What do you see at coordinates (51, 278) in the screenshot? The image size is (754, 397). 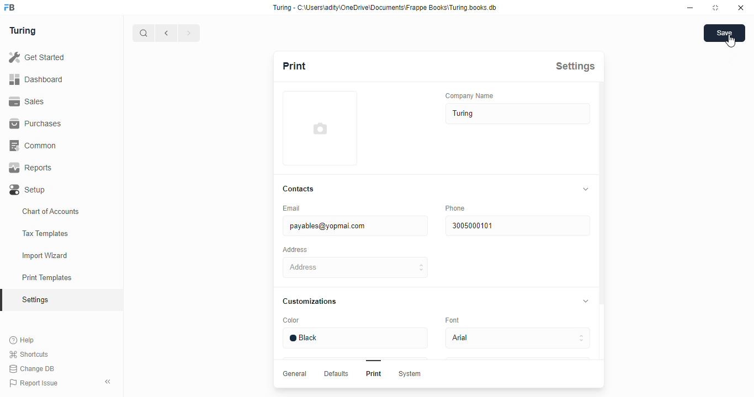 I see `Print Templates` at bounding box center [51, 278].